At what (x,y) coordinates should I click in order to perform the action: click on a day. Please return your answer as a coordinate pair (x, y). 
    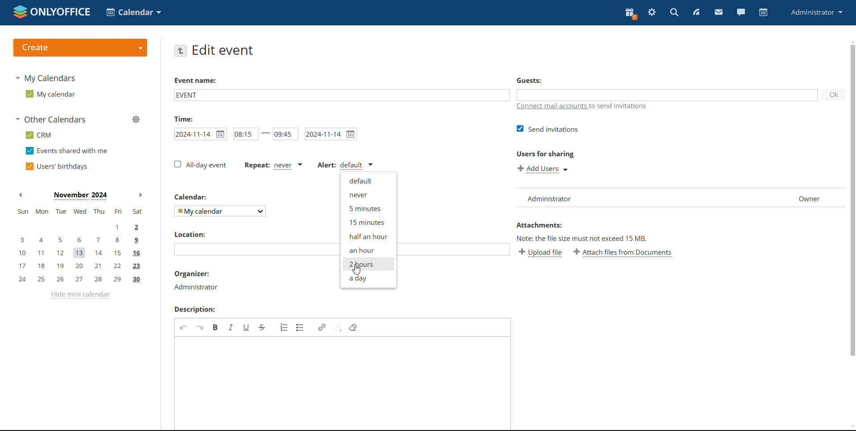
    Looking at the image, I should click on (368, 280).